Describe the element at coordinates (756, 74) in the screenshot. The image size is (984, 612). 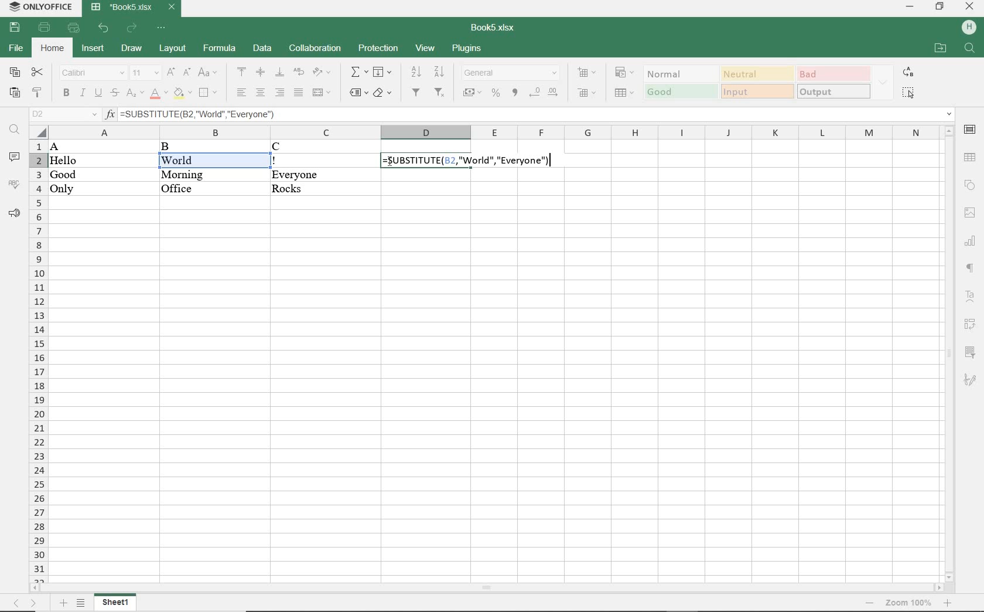
I see `neutral` at that location.